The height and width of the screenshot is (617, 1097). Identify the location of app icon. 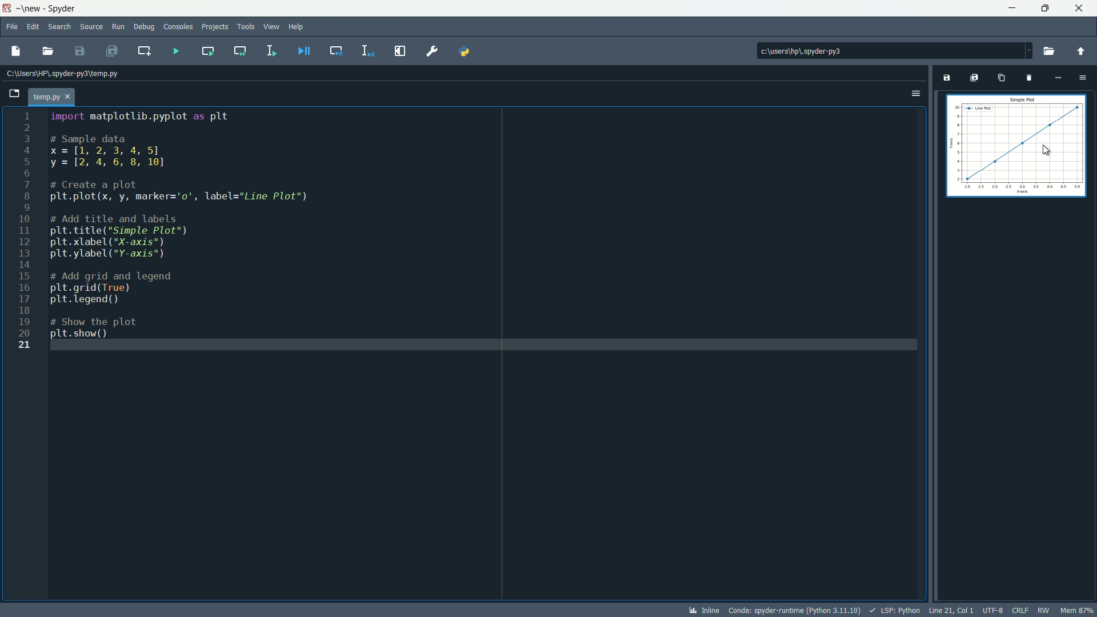
(7, 7).